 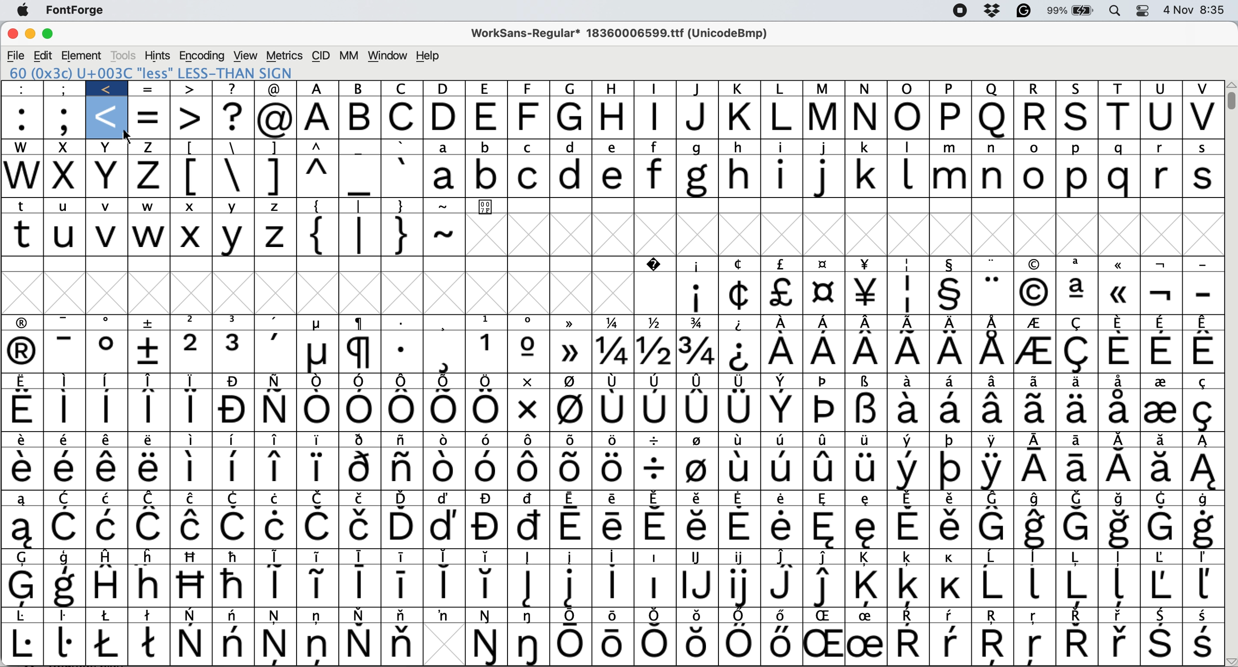 I want to click on Symbol, so click(x=488, y=616).